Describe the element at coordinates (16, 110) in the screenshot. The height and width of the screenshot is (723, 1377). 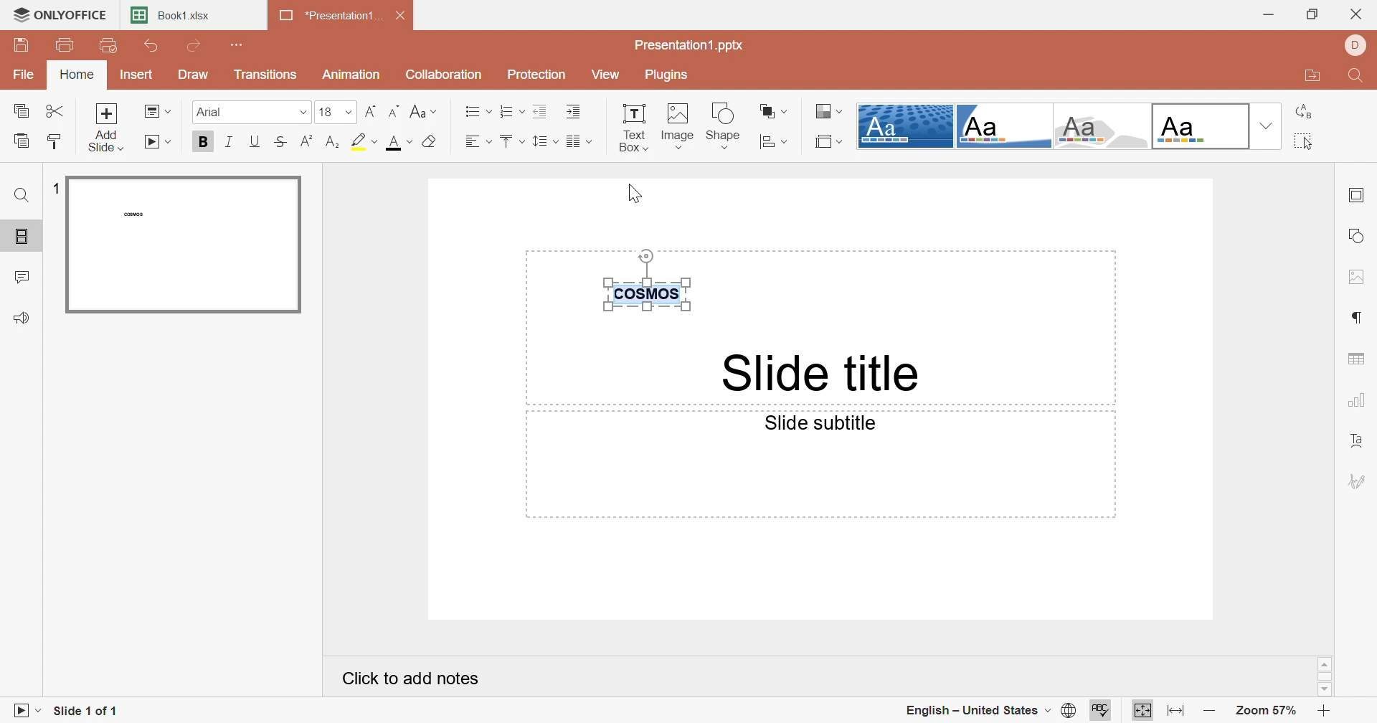
I see `Copy` at that location.